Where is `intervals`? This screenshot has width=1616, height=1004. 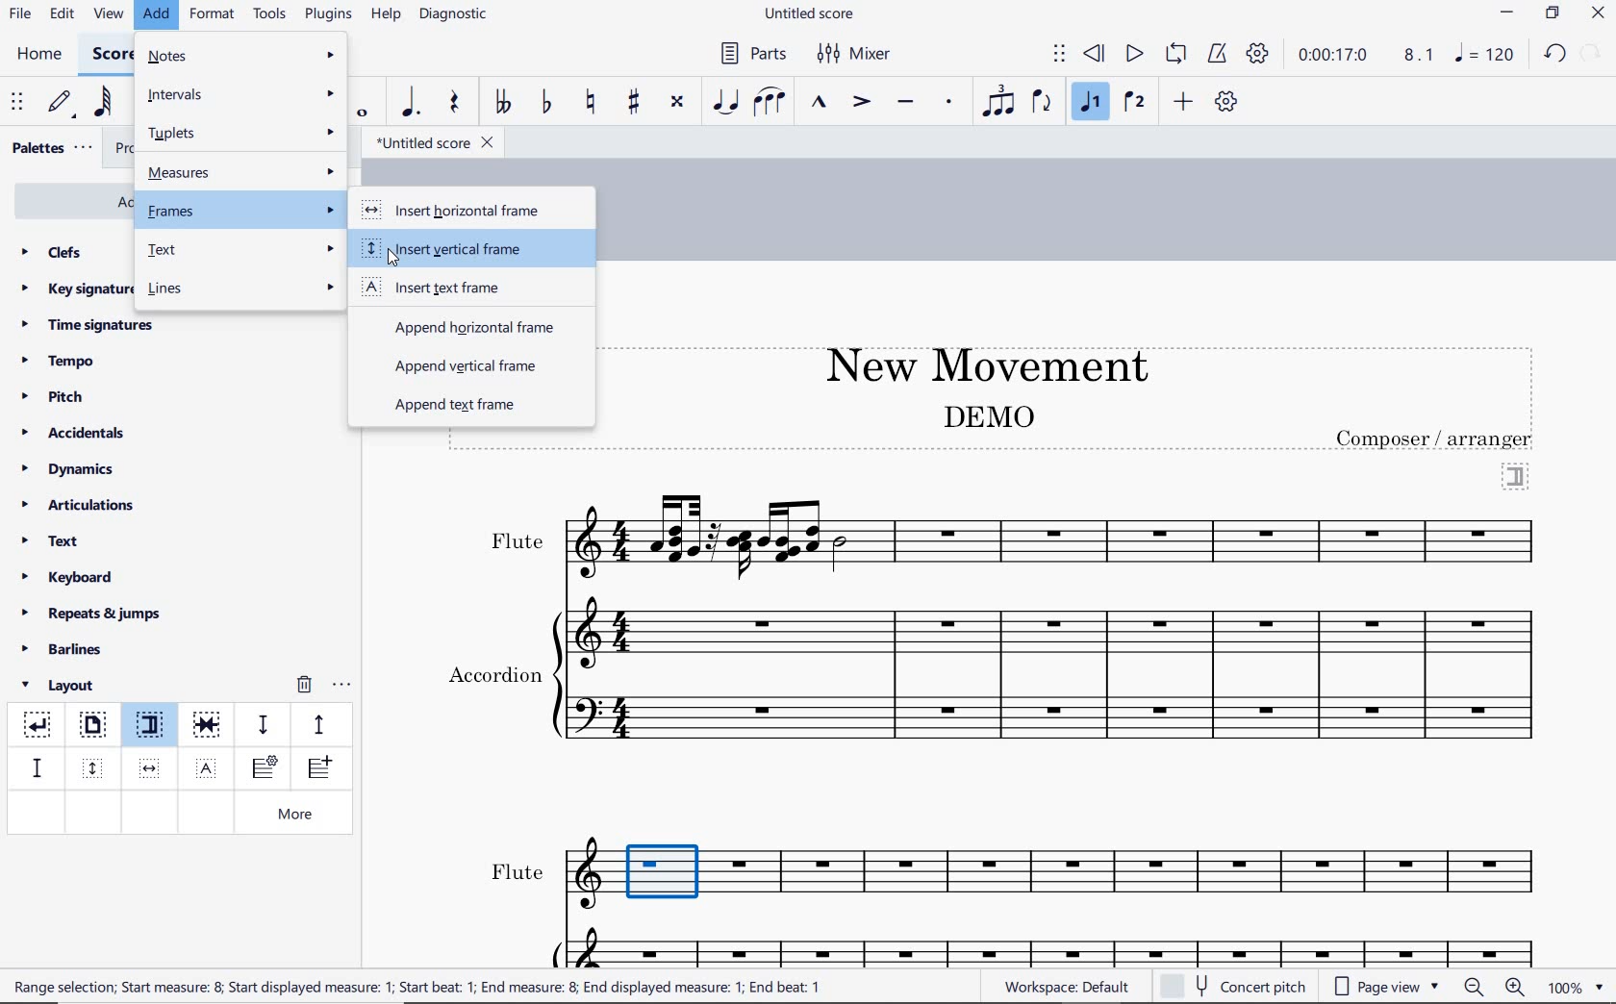
intervals is located at coordinates (243, 96).